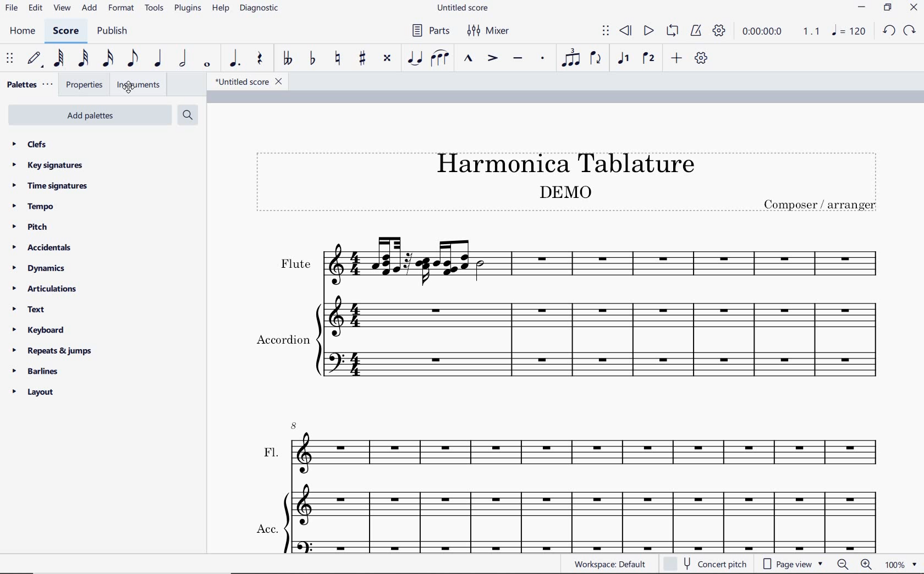  Describe the element at coordinates (187, 117) in the screenshot. I see `search palettes` at that location.